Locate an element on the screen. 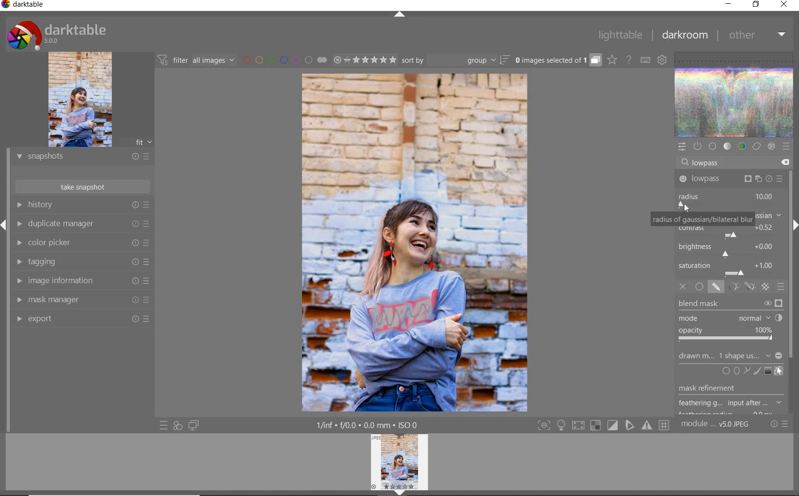  minimize is located at coordinates (729, 5).